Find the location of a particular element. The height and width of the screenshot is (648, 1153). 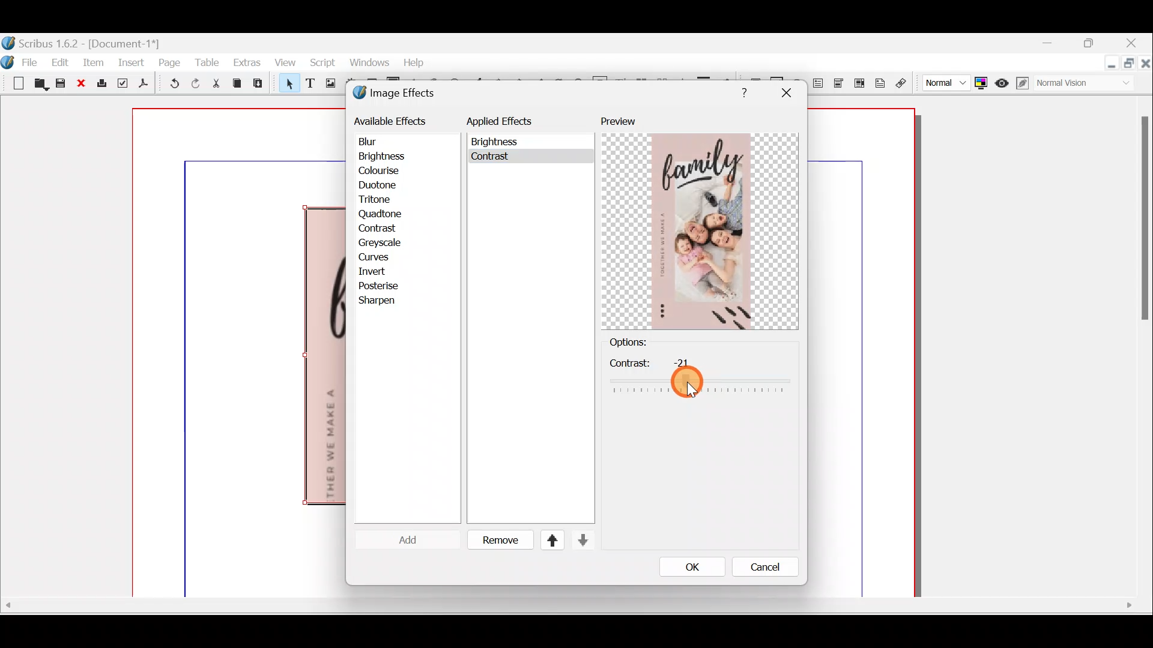

Text annotation is located at coordinates (880, 82).